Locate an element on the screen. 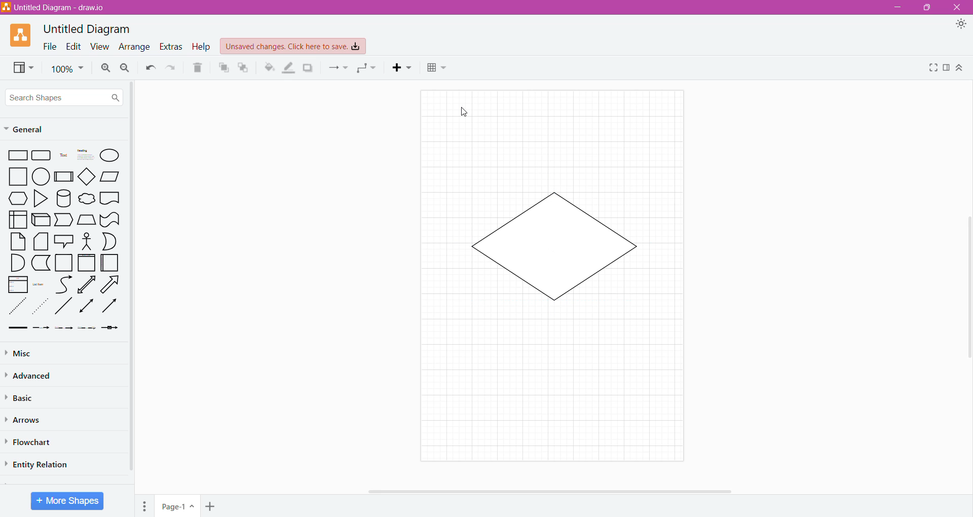 This screenshot has width=973, height=517. Horizontal Scroll Bar is located at coordinates (552, 490).